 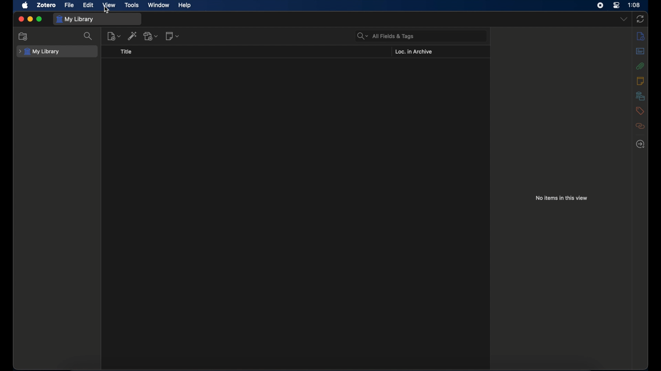 I want to click on dropdown, so click(x=623, y=19).